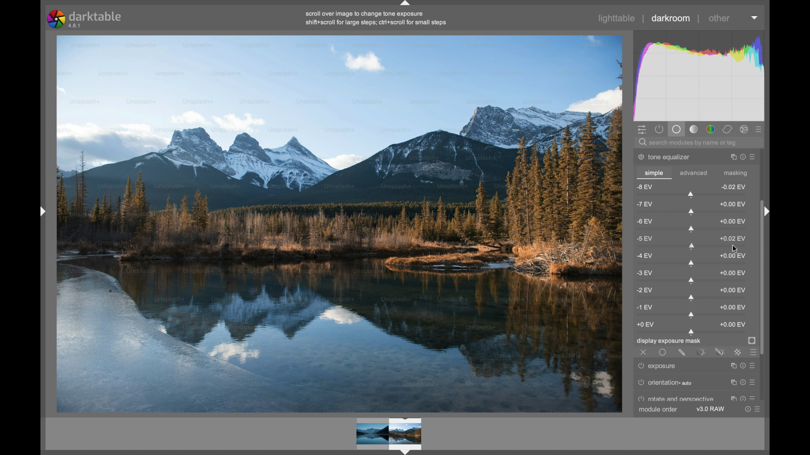  What do you see at coordinates (738, 353) in the screenshot?
I see `raster mask` at bounding box center [738, 353].